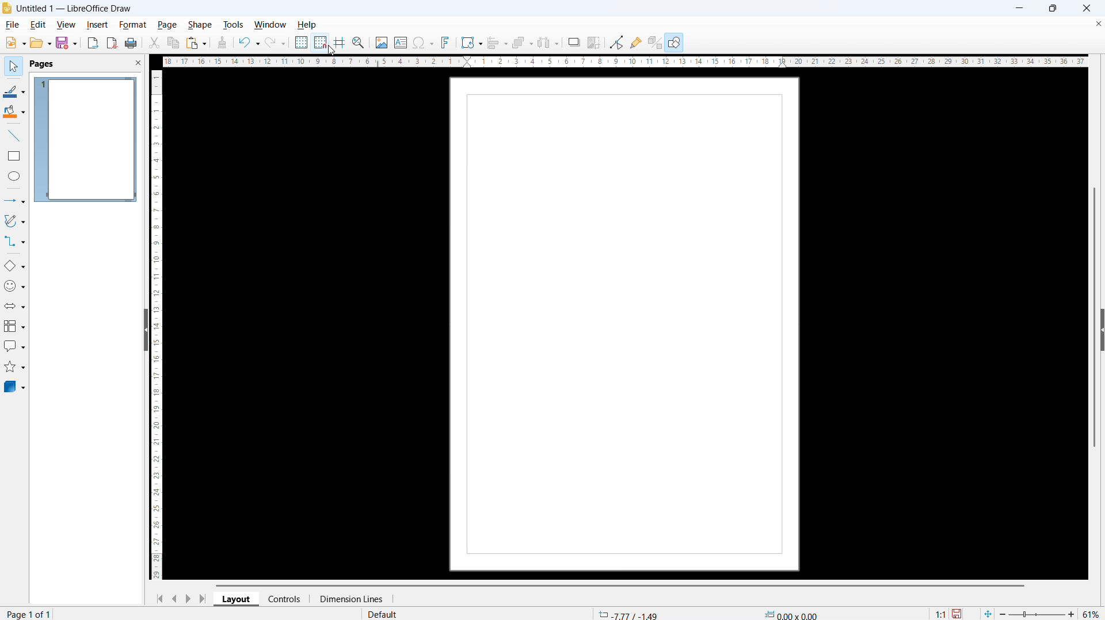 The height and width of the screenshot is (620, 1105). What do you see at coordinates (306, 25) in the screenshot?
I see `help ` at bounding box center [306, 25].